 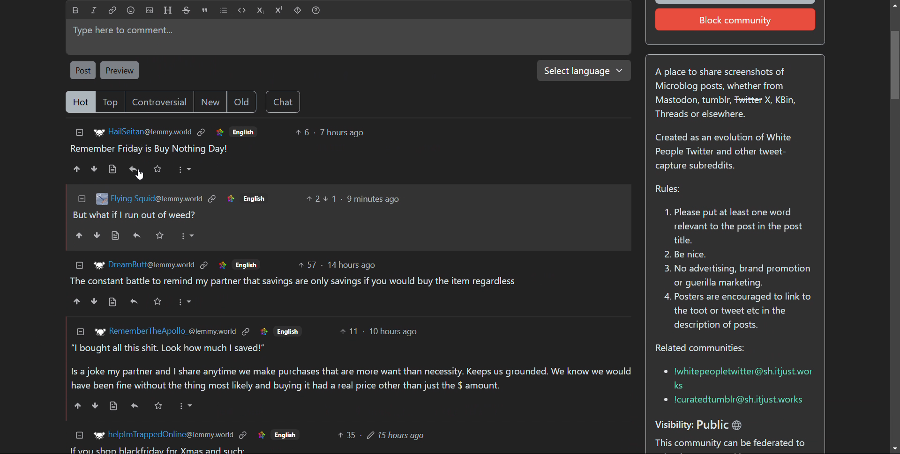 I want to click on emoji, so click(x=130, y=10).